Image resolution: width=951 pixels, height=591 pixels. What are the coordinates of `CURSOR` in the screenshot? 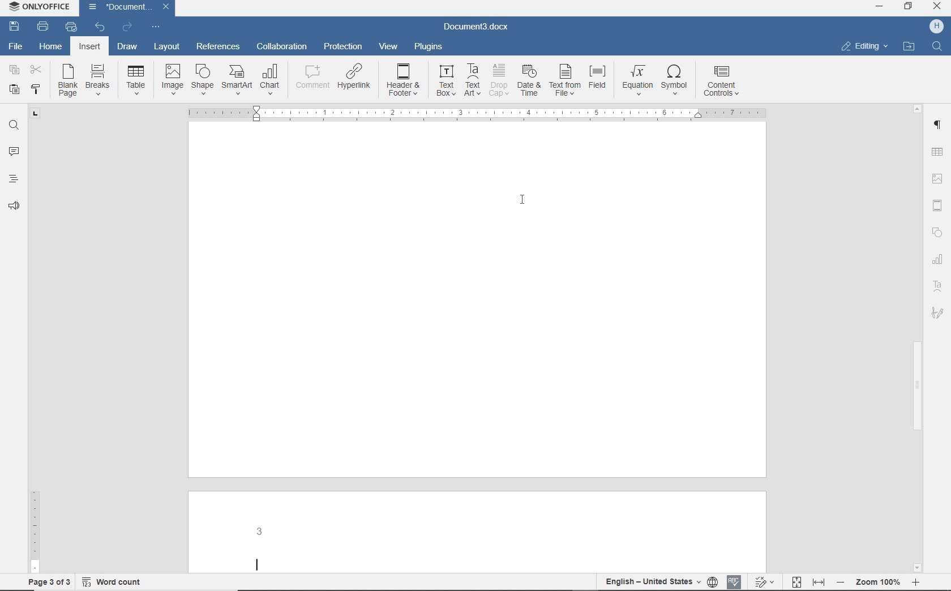 It's located at (528, 203).